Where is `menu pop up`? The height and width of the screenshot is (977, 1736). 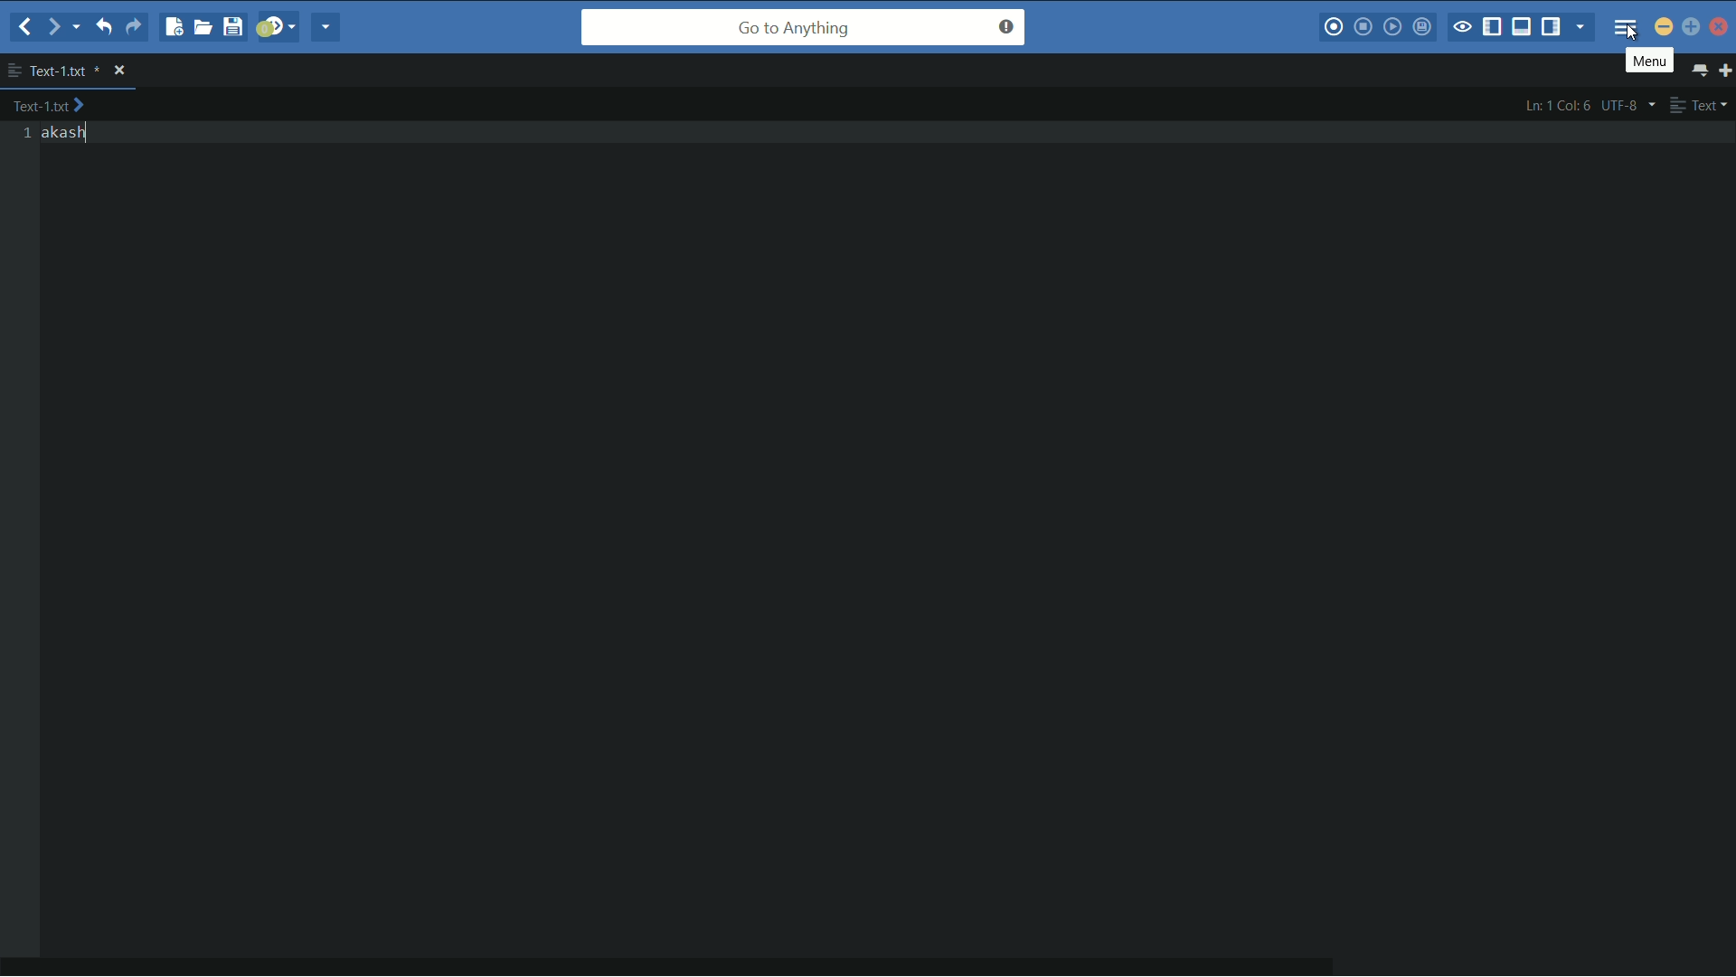 menu pop up is located at coordinates (1648, 60).